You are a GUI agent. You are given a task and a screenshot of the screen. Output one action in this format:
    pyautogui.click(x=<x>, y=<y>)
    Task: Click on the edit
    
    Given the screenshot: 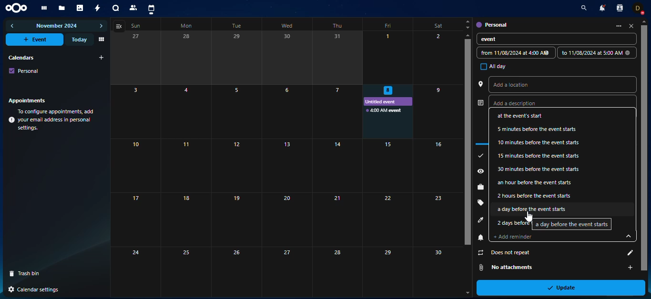 What is the action you would take?
    pyautogui.click(x=626, y=253)
    